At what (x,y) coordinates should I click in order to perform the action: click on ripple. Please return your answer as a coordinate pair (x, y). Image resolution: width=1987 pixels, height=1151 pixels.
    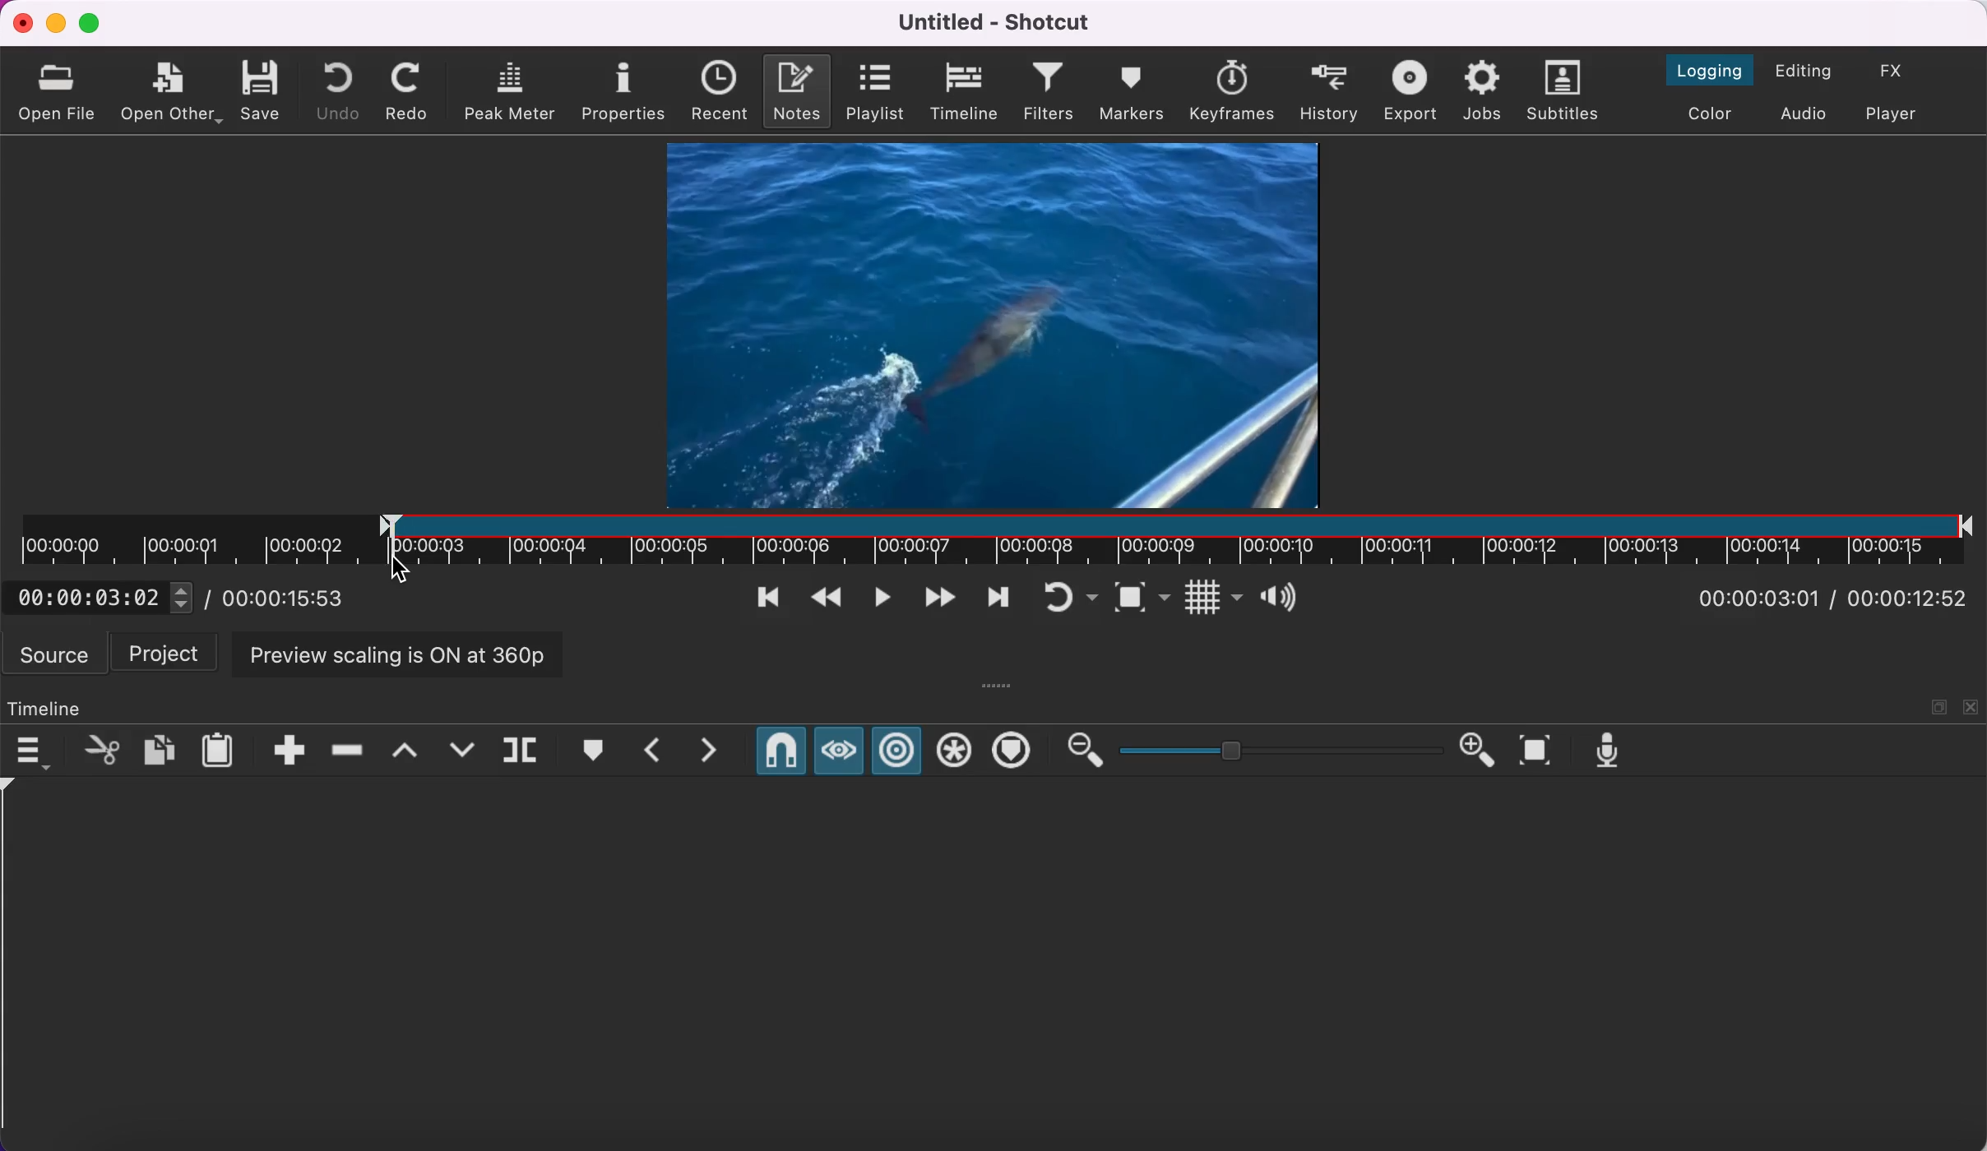
    Looking at the image, I should click on (898, 750).